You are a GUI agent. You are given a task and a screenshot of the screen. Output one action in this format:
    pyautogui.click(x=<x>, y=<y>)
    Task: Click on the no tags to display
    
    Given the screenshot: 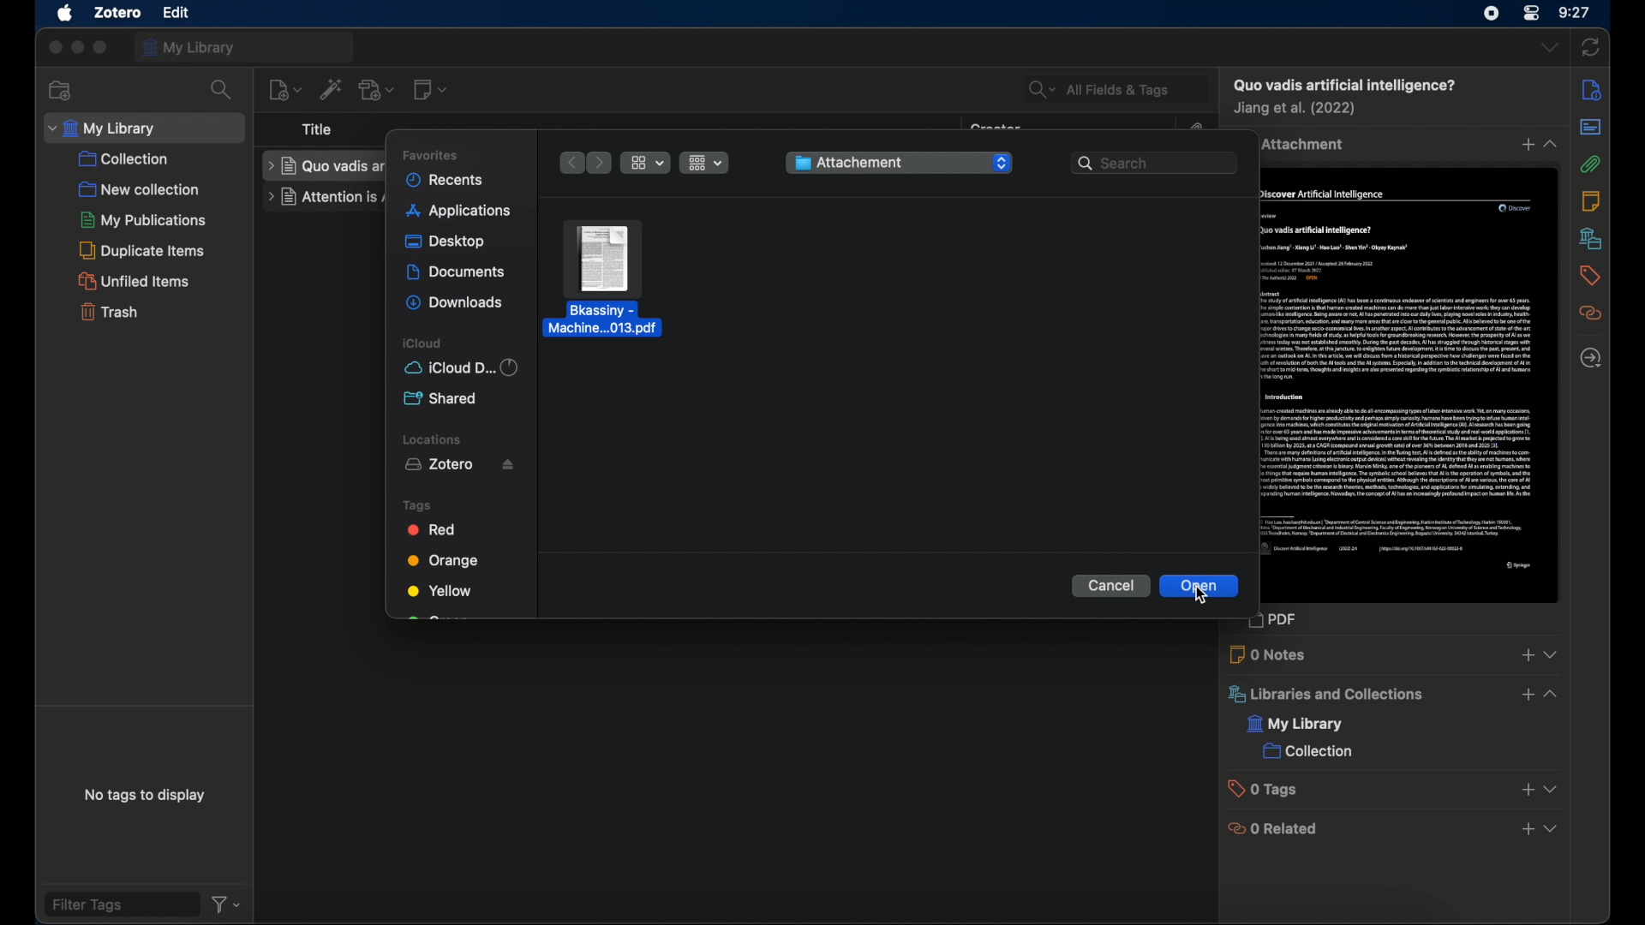 What is the action you would take?
    pyautogui.click(x=147, y=796)
    